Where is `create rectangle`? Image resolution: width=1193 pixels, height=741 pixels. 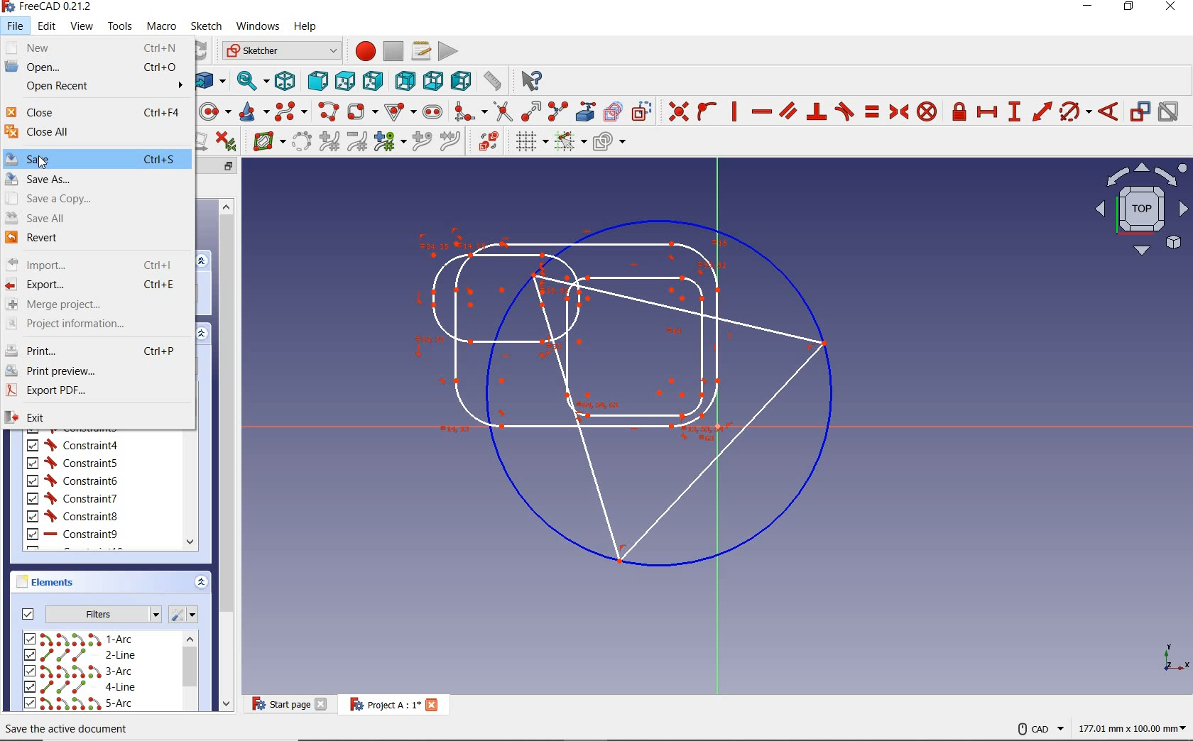
create rectangle is located at coordinates (361, 111).